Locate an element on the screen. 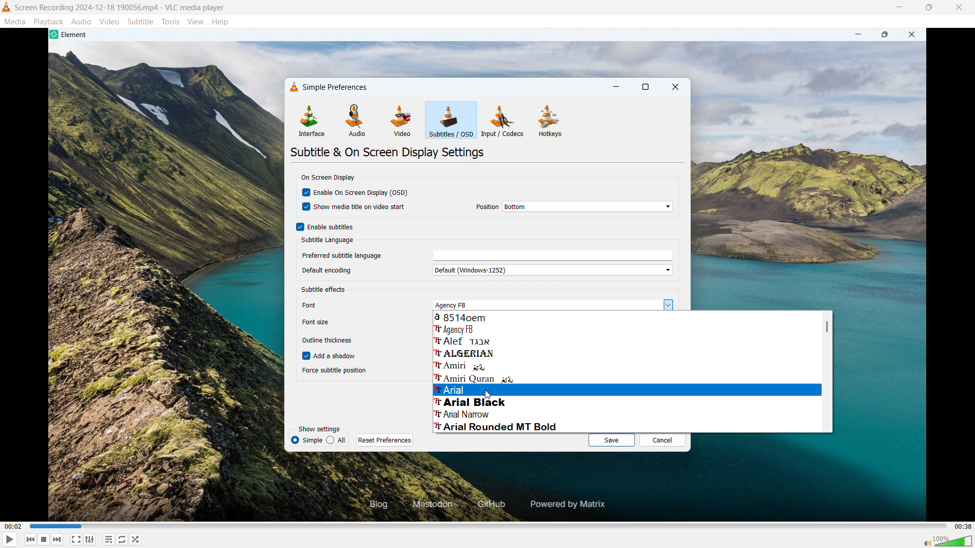 The image size is (975, 548). time bar is located at coordinates (489, 526).